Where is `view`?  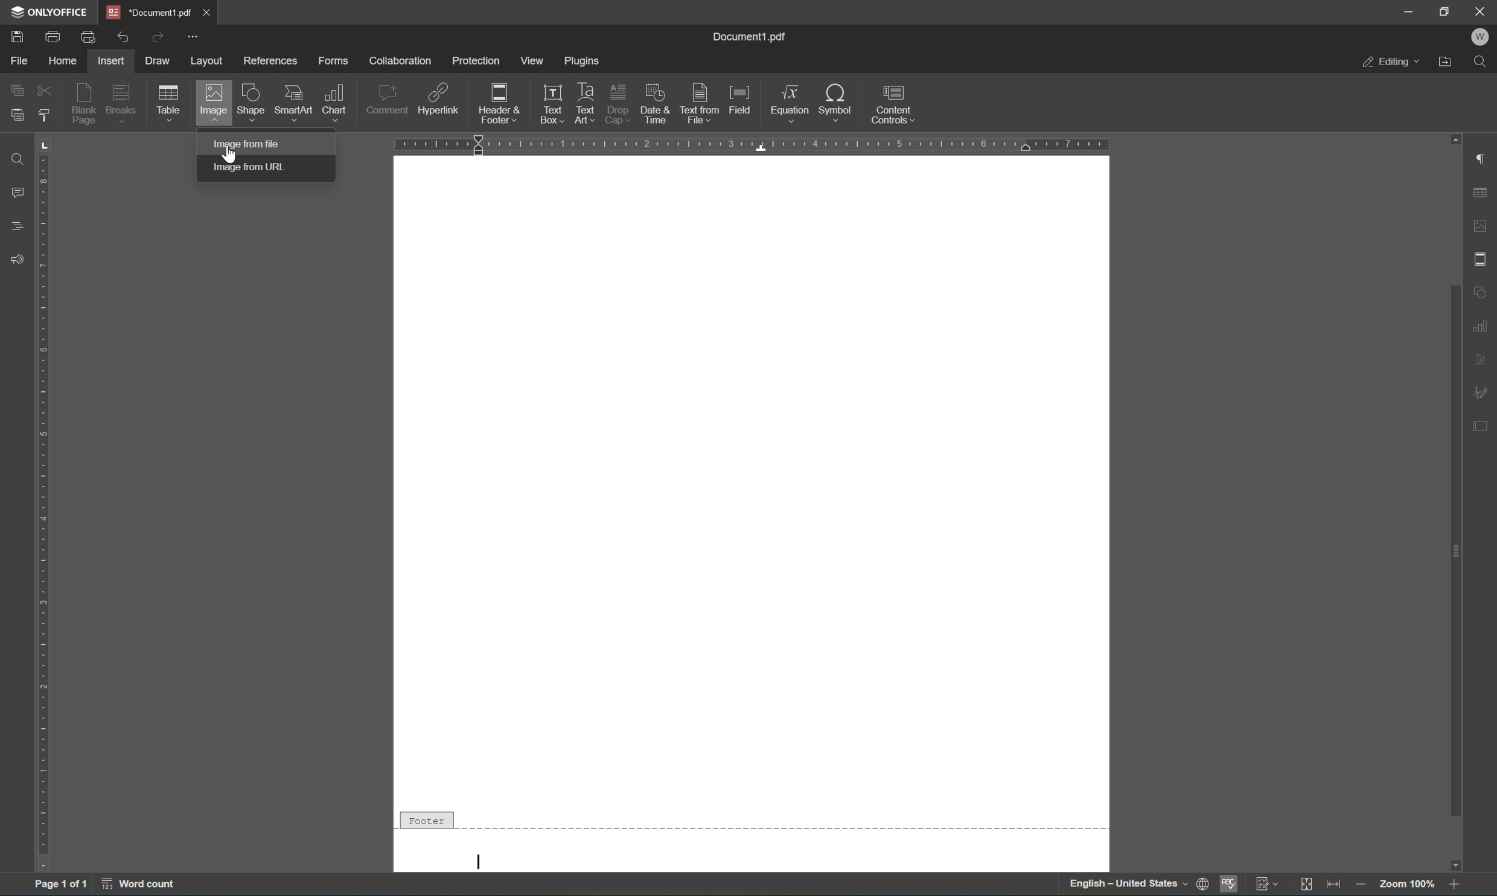 view is located at coordinates (529, 61).